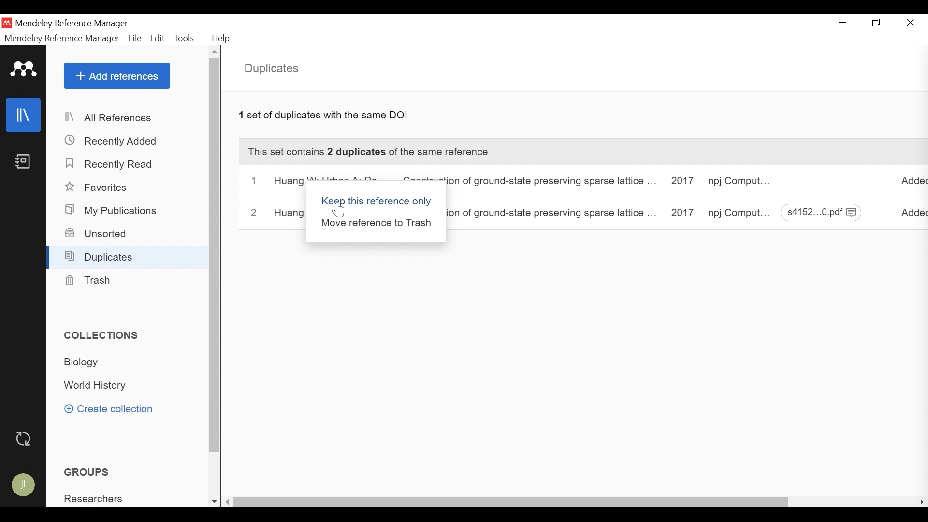  I want to click on Collections, so click(103, 336).